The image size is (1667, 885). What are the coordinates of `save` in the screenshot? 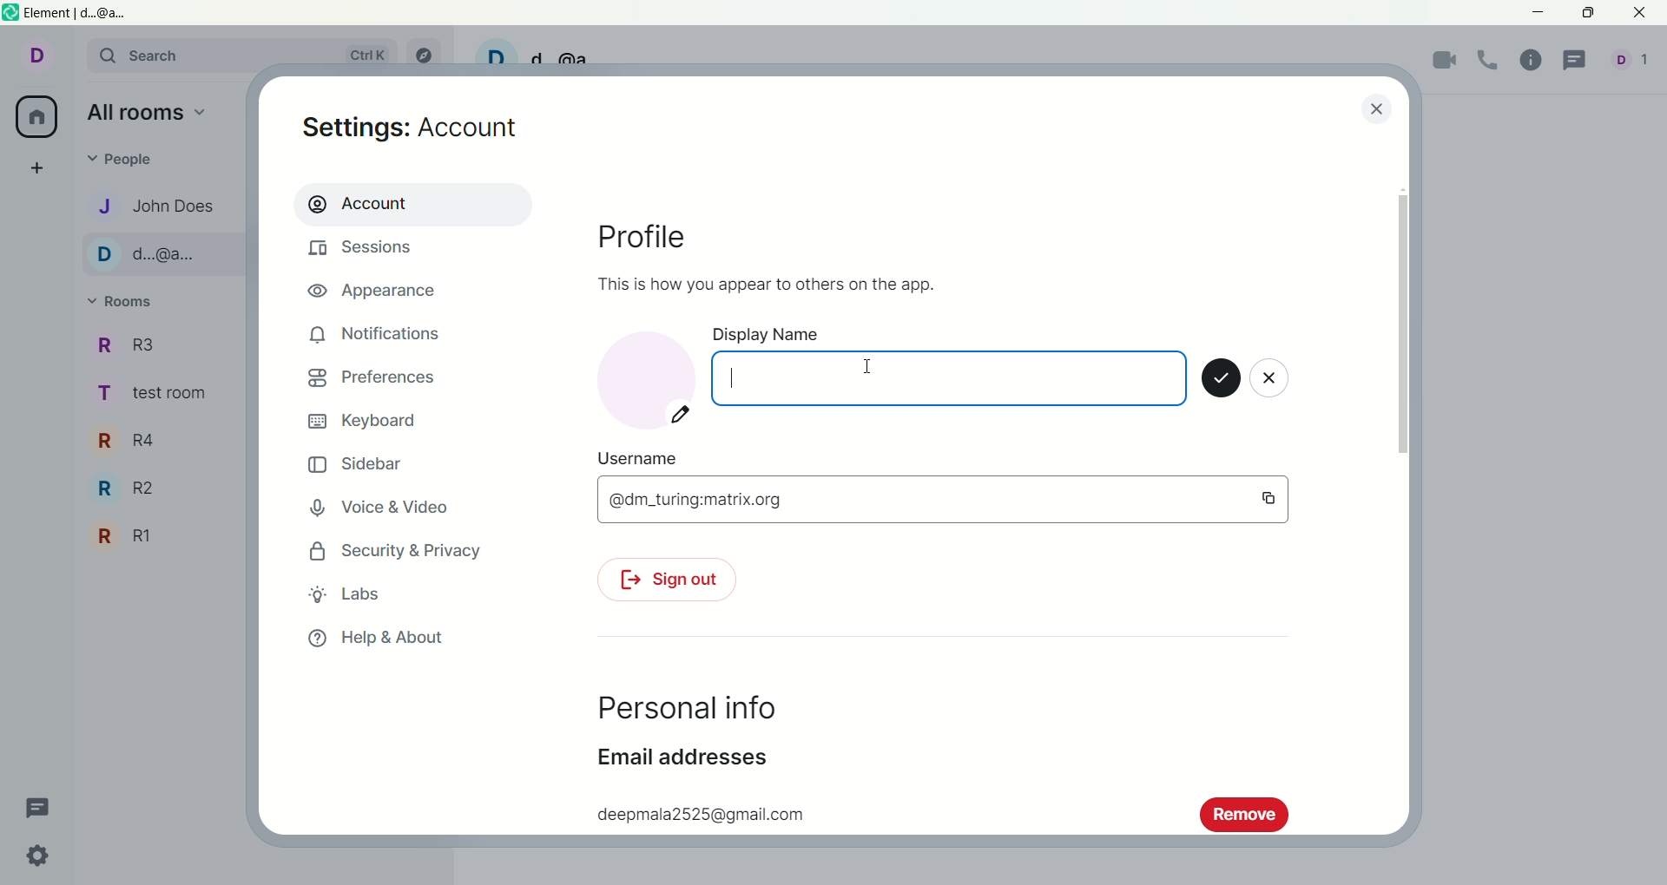 It's located at (1221, 380).